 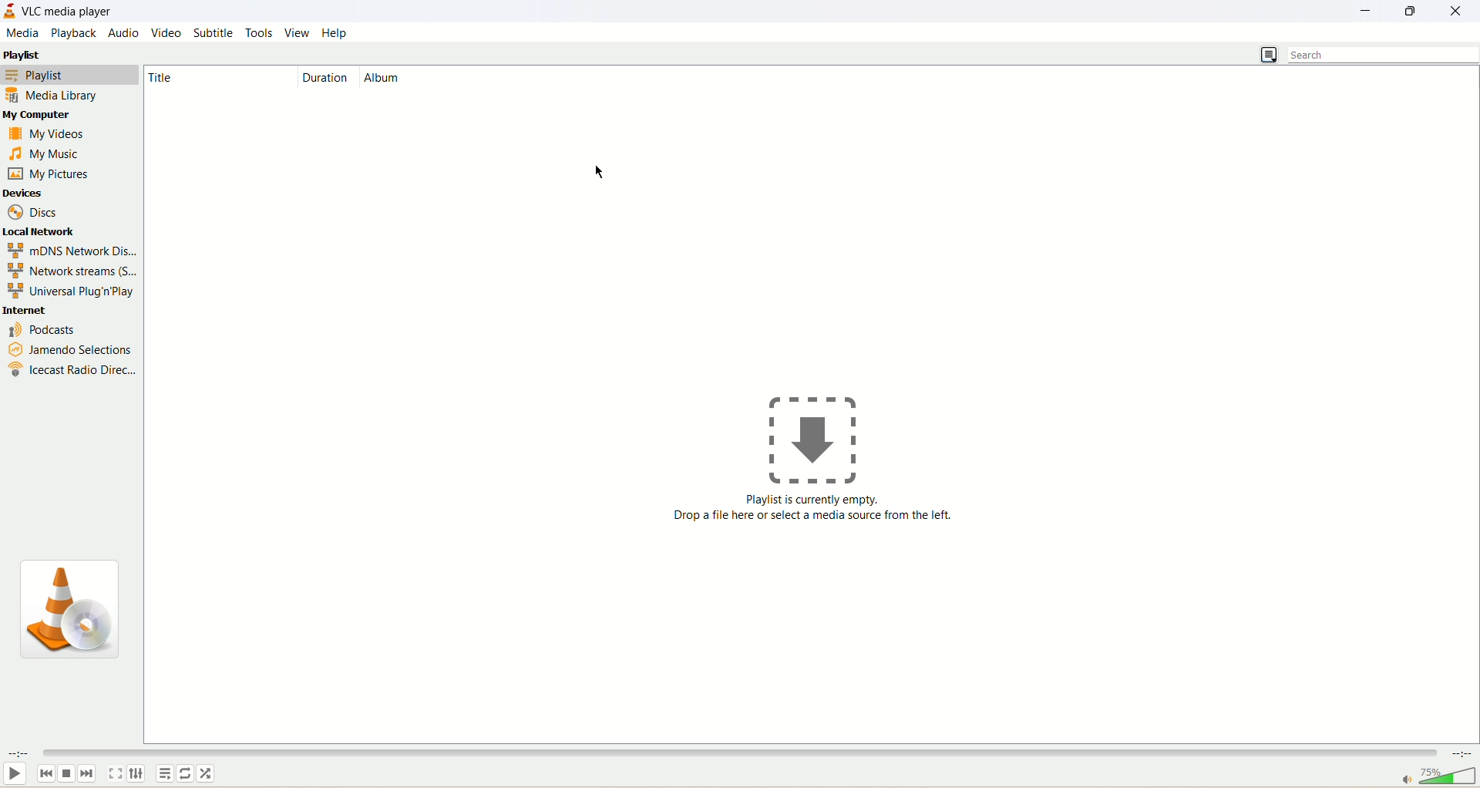 I want to click on playlist, so click(x=70, y=73).